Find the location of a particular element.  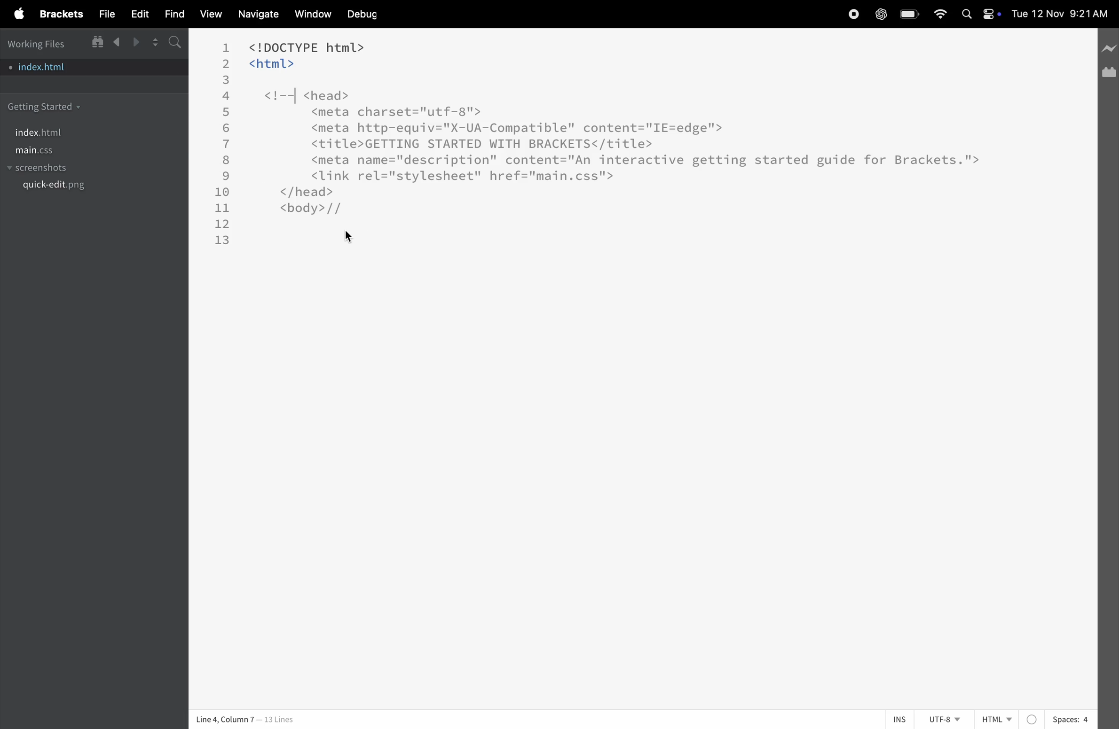

| Line 4, Column 7 — 13 Lines is located at coordinates (243, 720).